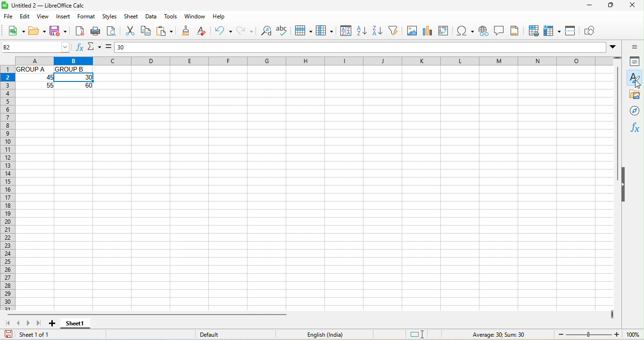 This screenshot has height=340, width=644. What do you see at coordinates (638, 85) in the screenshot?
I see `cursor movement` at bounding box center [638, 85].